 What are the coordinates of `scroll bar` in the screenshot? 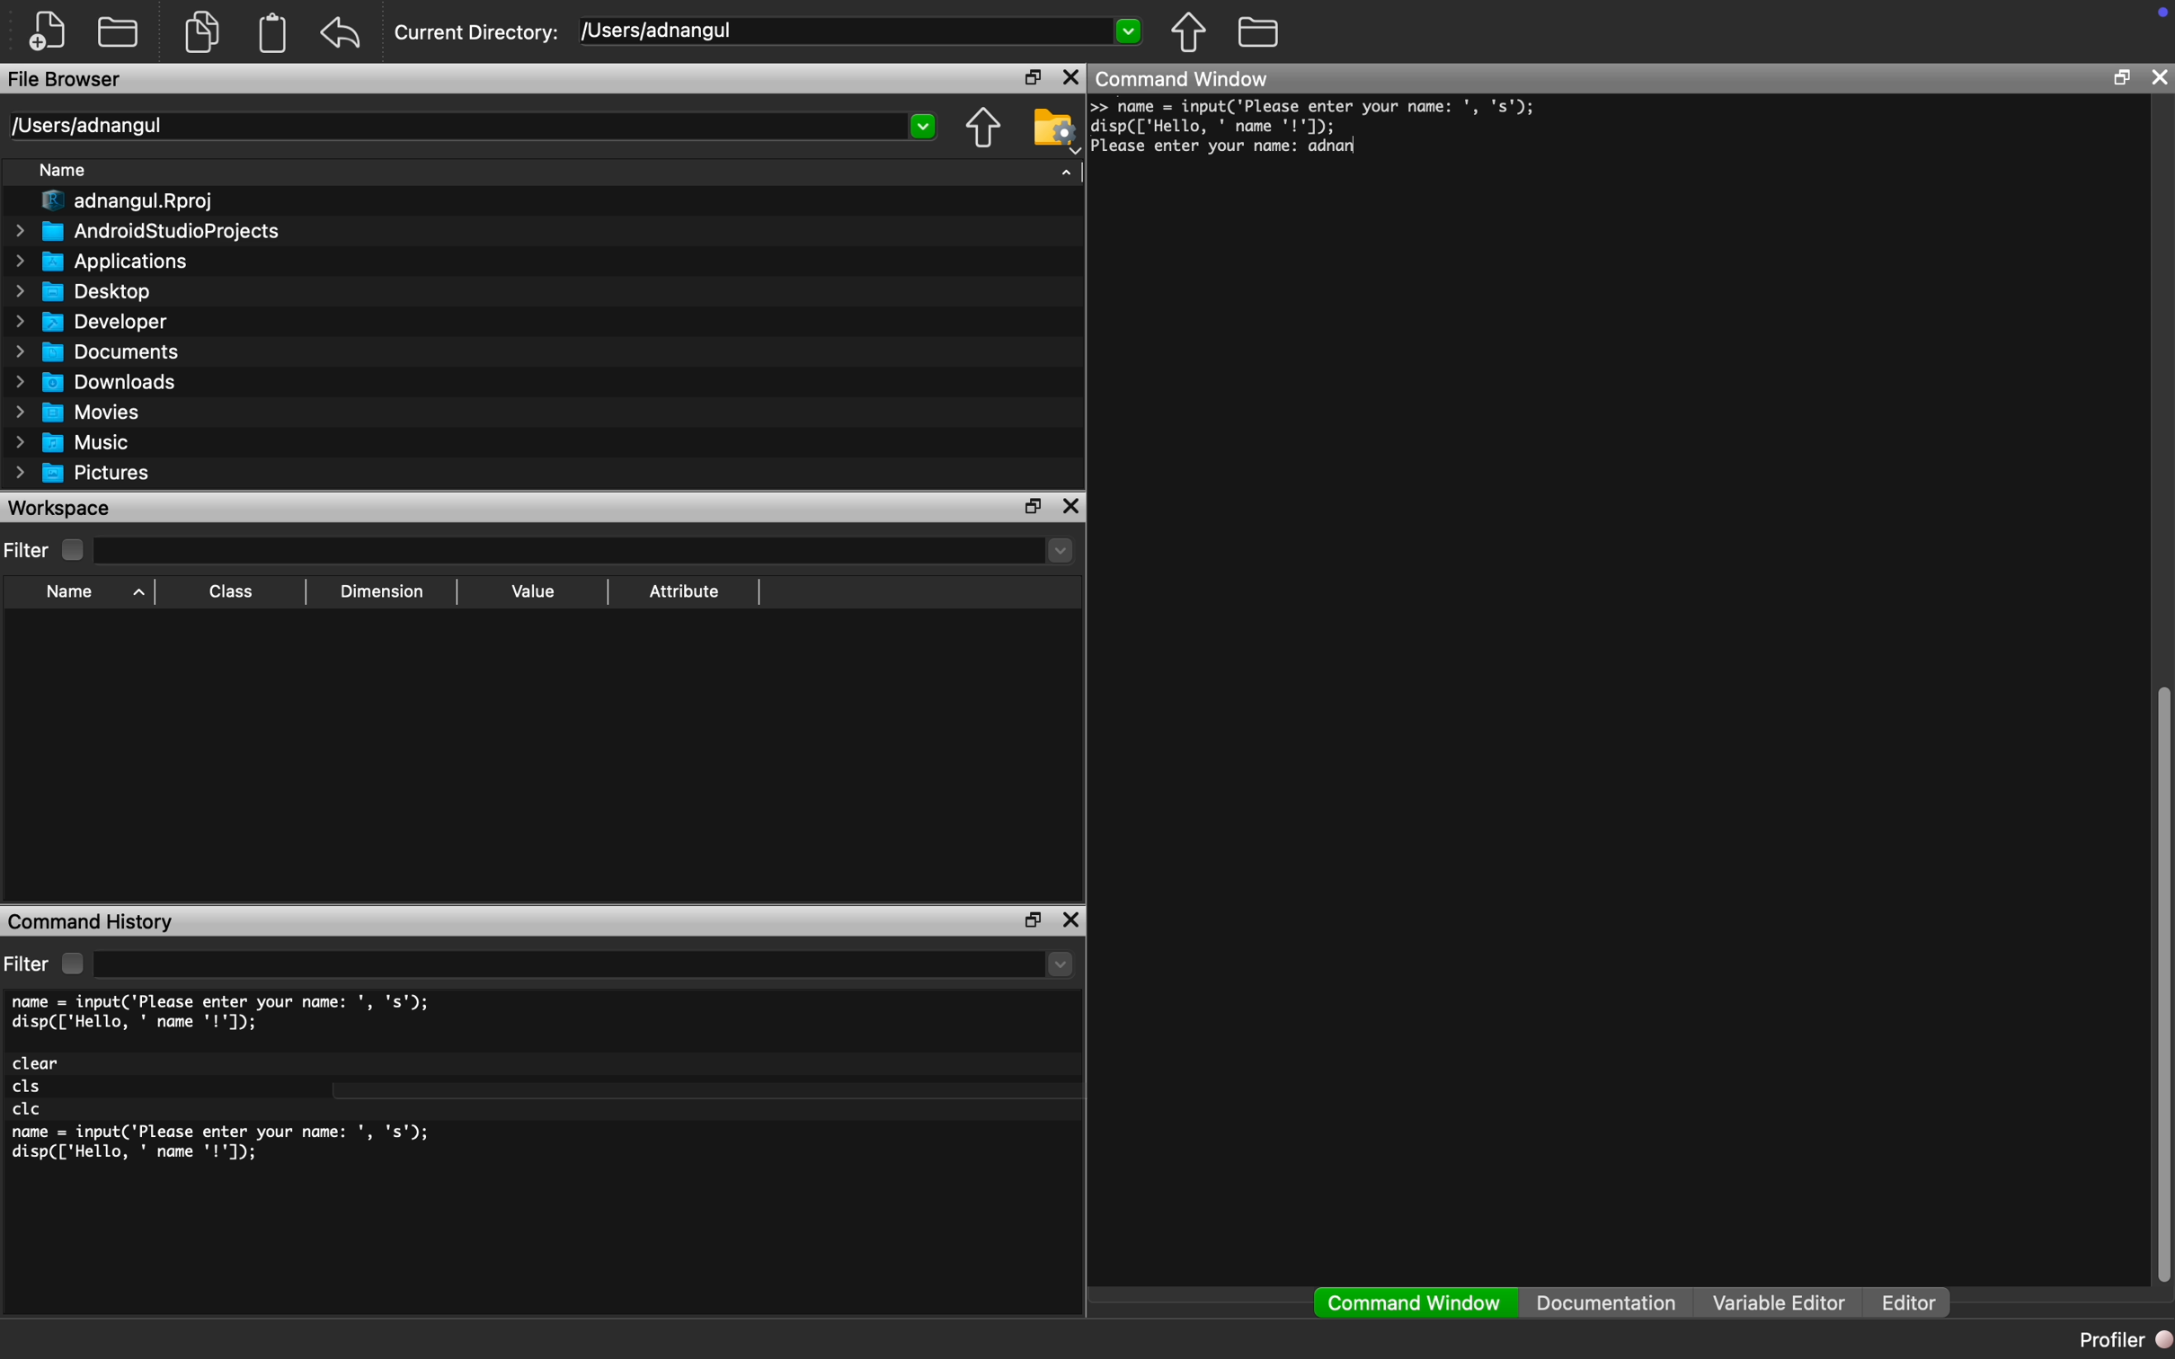 It's located at (2161, 978).